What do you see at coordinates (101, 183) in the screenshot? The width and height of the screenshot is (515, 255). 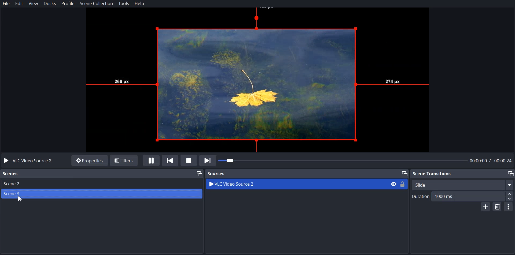 I see `Scene` at bounding box center [101, 183].